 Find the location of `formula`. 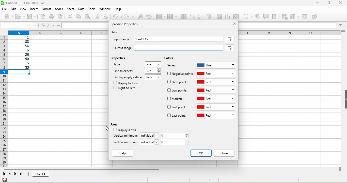

formula is located at coordinates (58, 25).